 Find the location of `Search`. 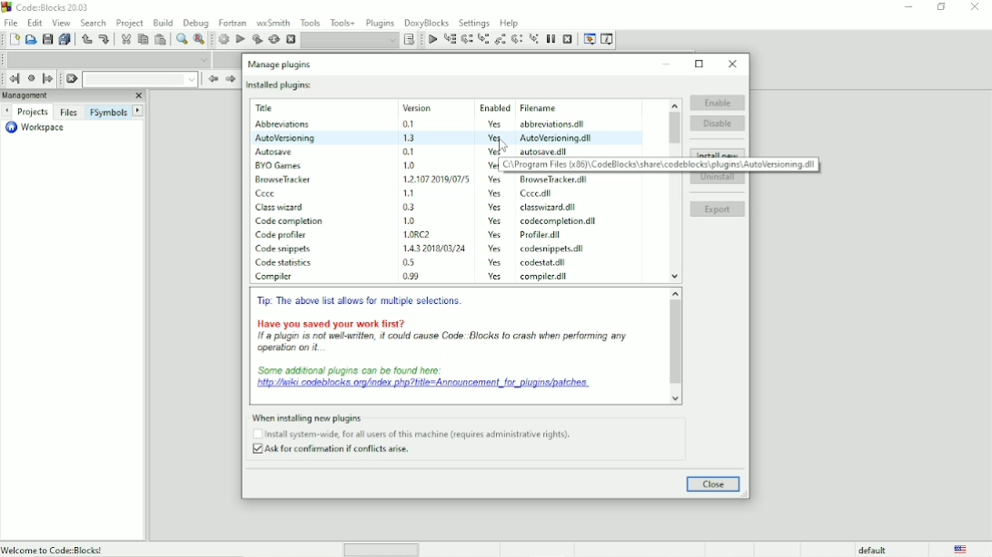

Search is located at coordinates (94, 22).